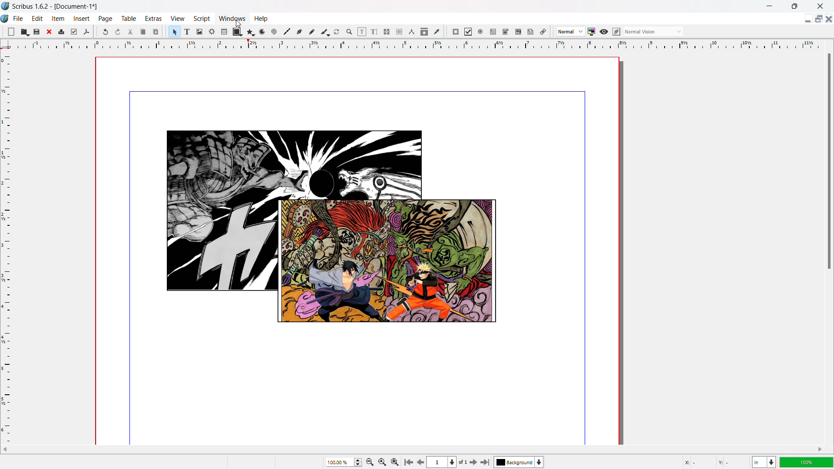 The image size is (834, 469). Describe the element at coordinates (338, 31) in the screenshot. I see `rotate item` at that location.